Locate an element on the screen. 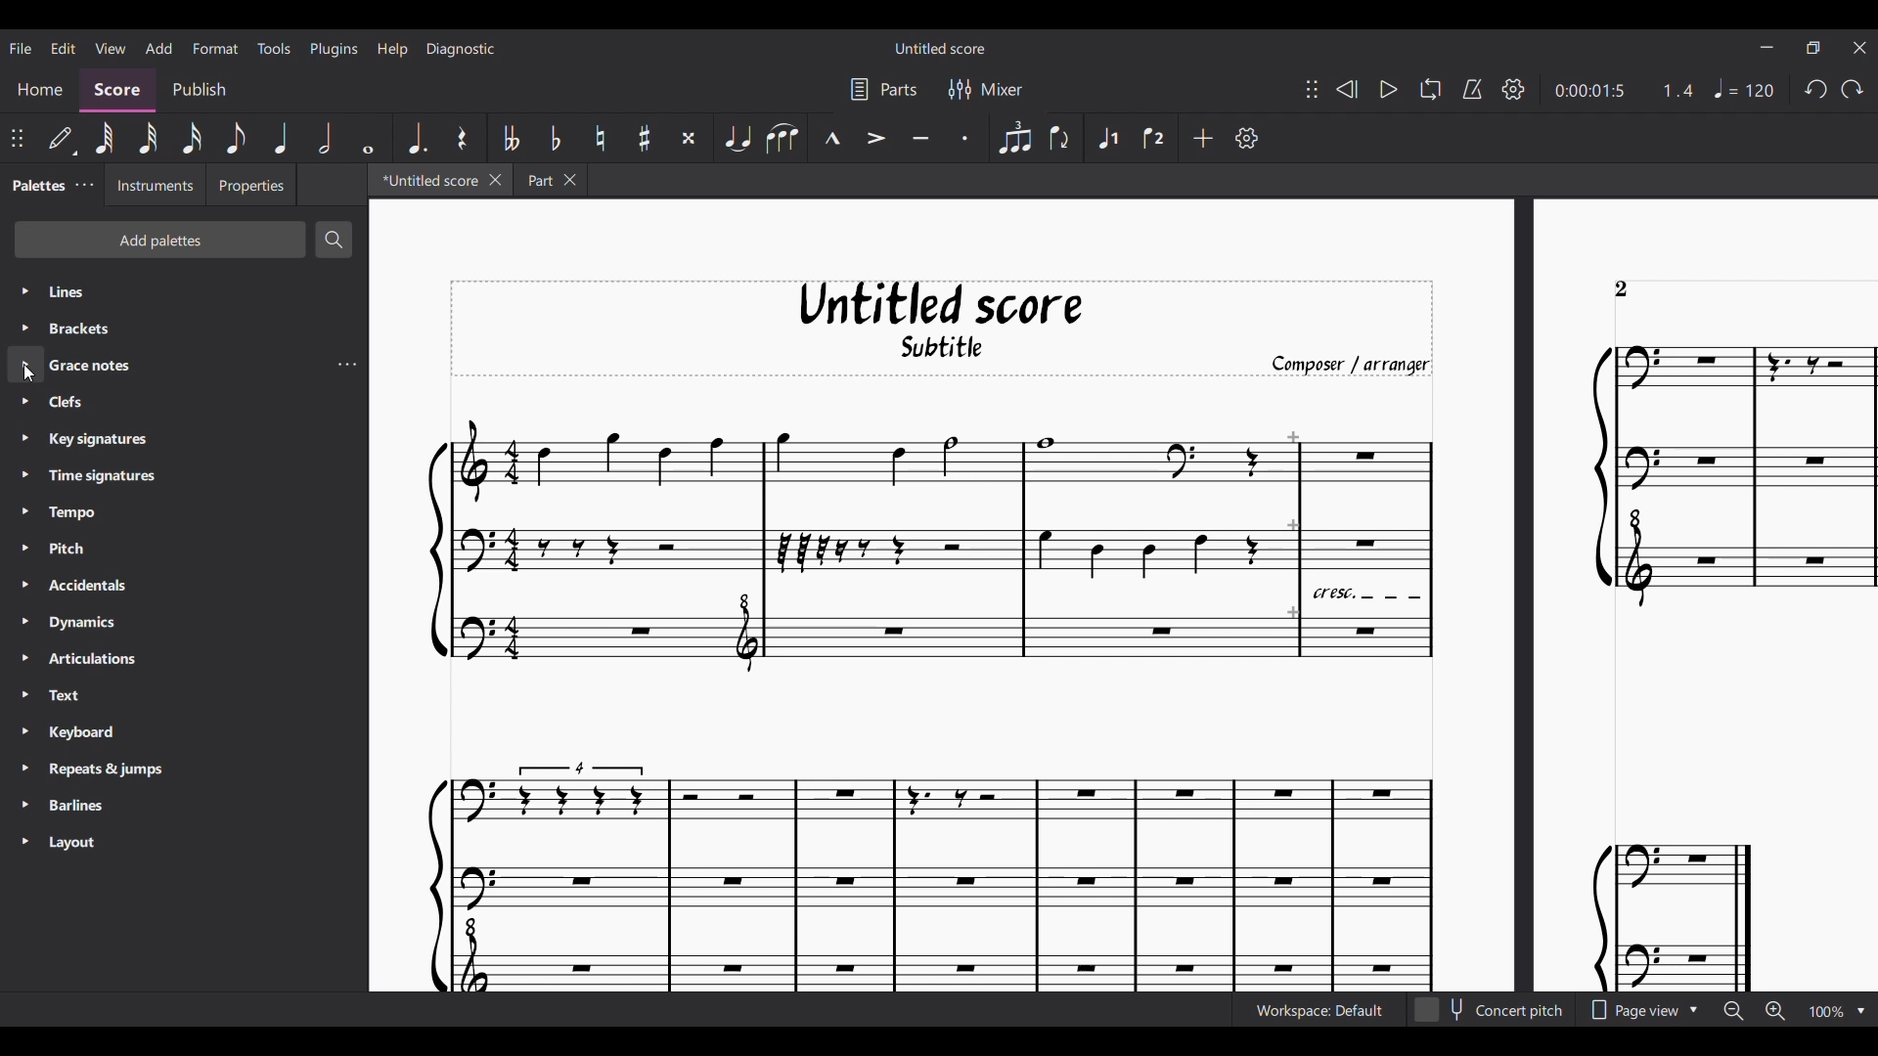  Tuplet is located at coordinates (1013, 138).